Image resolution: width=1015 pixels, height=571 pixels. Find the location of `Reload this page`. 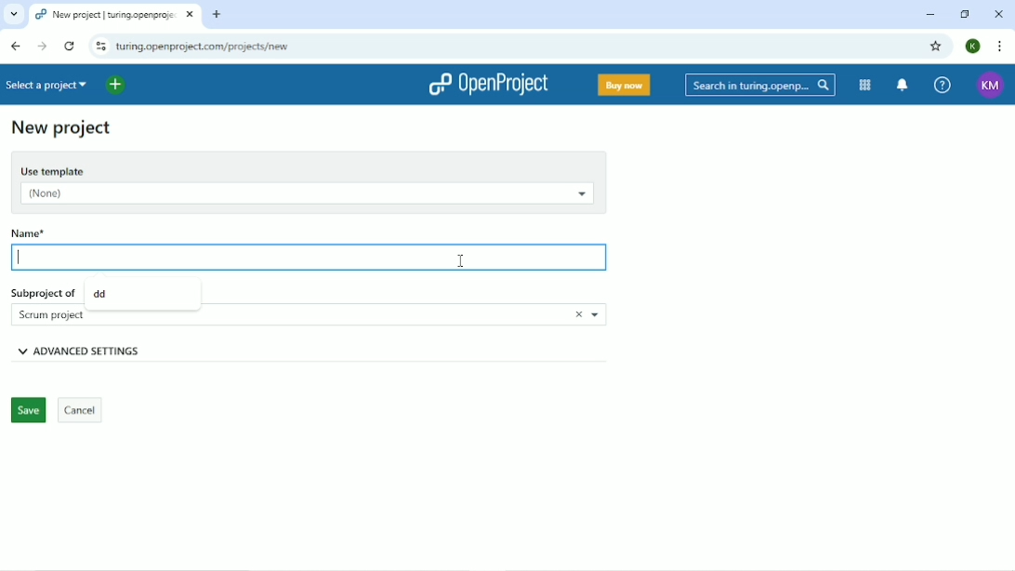

Reload this page is located at coordinates (69, 46).